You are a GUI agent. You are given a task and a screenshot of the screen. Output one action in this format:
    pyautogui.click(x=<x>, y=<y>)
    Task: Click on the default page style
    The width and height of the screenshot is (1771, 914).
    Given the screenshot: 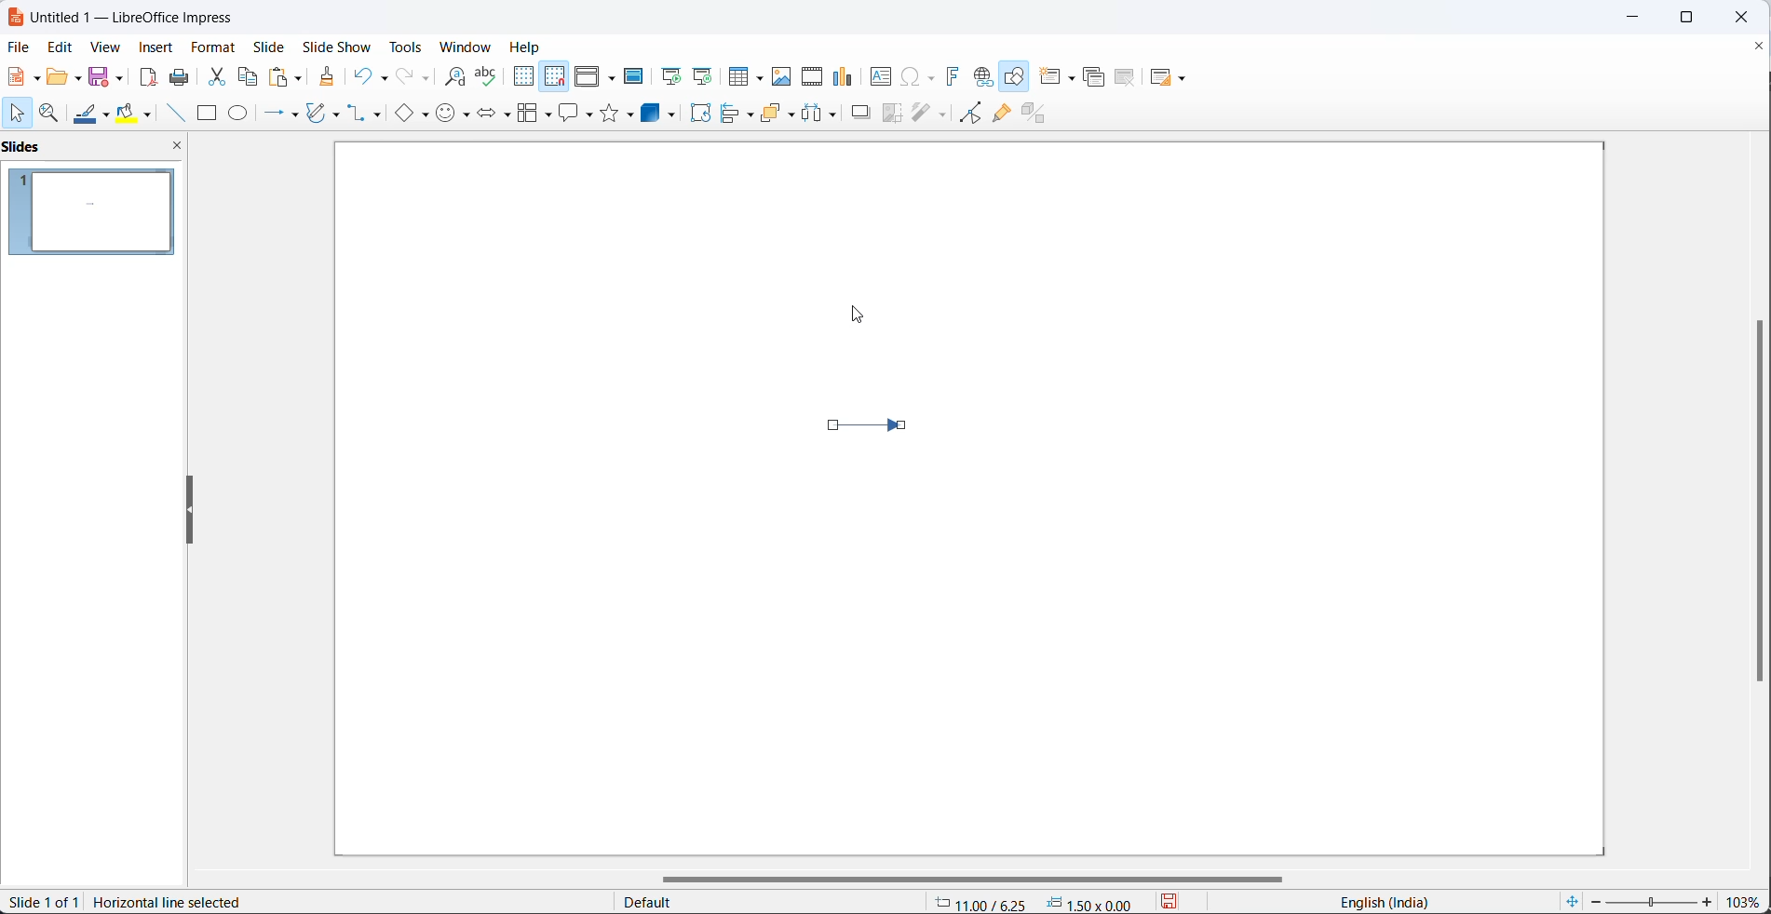 What is the action you would take?
    pyautogui.click(x=761, y=902)
    